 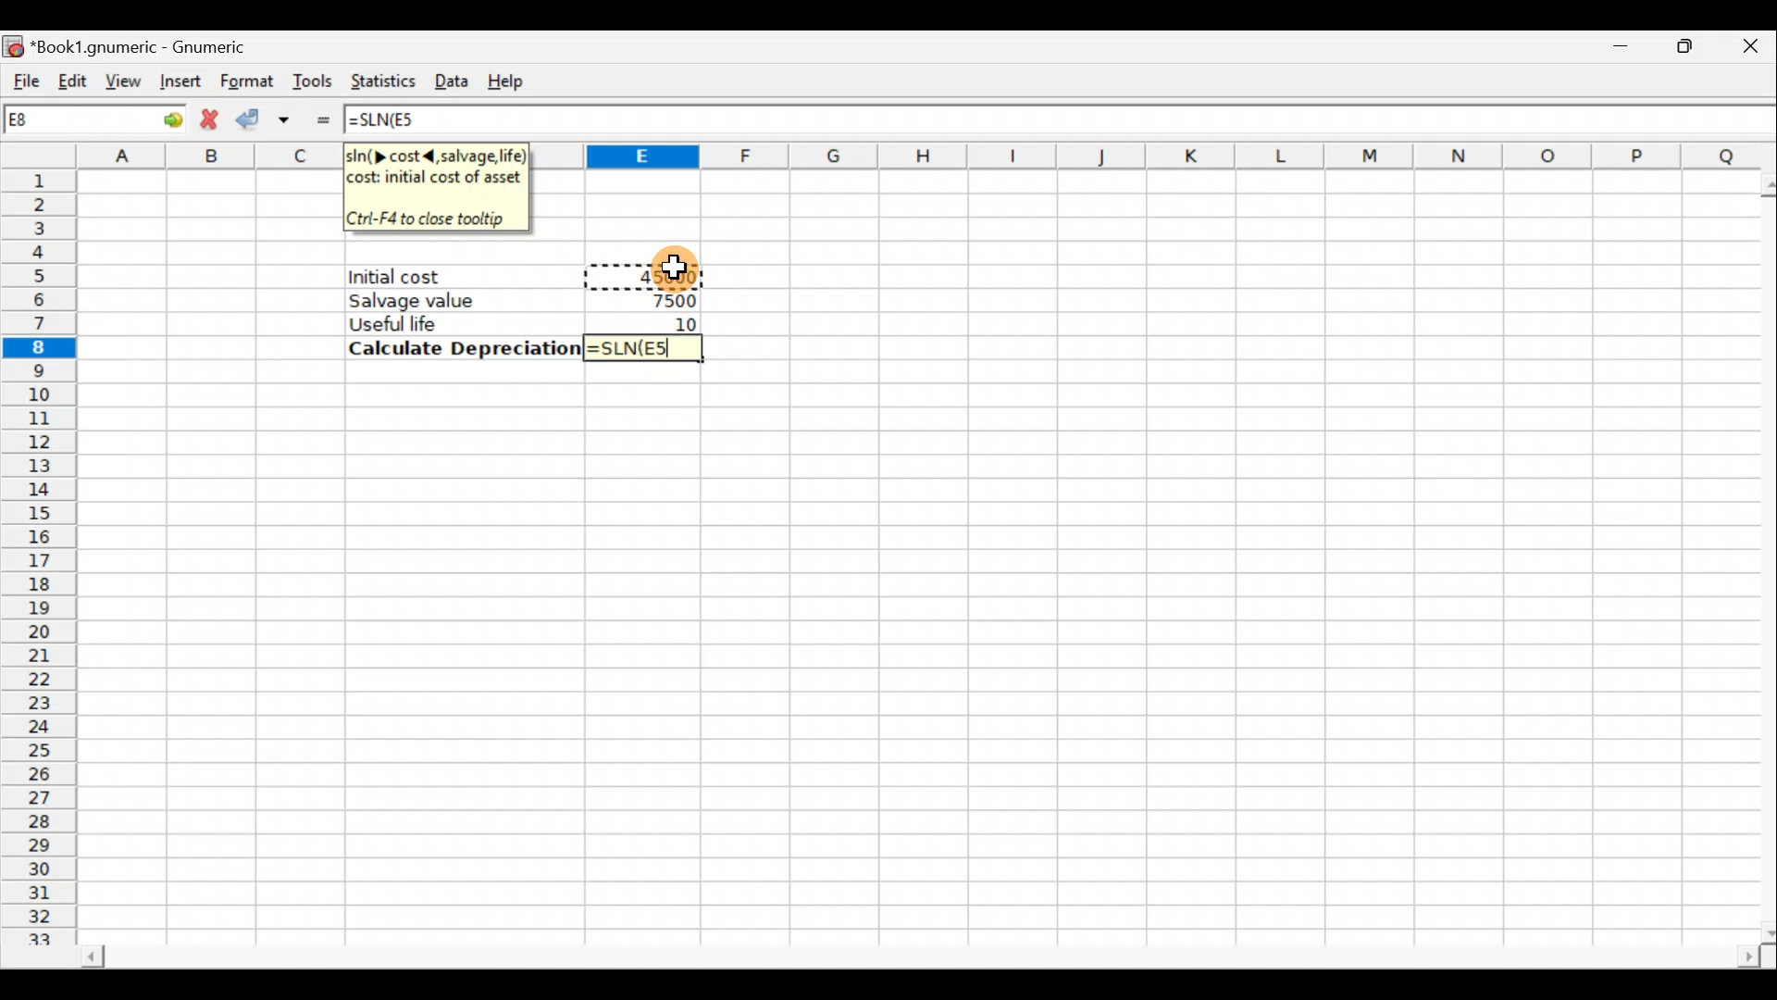 I want to click on Accept change, so click(x=267, y=117).